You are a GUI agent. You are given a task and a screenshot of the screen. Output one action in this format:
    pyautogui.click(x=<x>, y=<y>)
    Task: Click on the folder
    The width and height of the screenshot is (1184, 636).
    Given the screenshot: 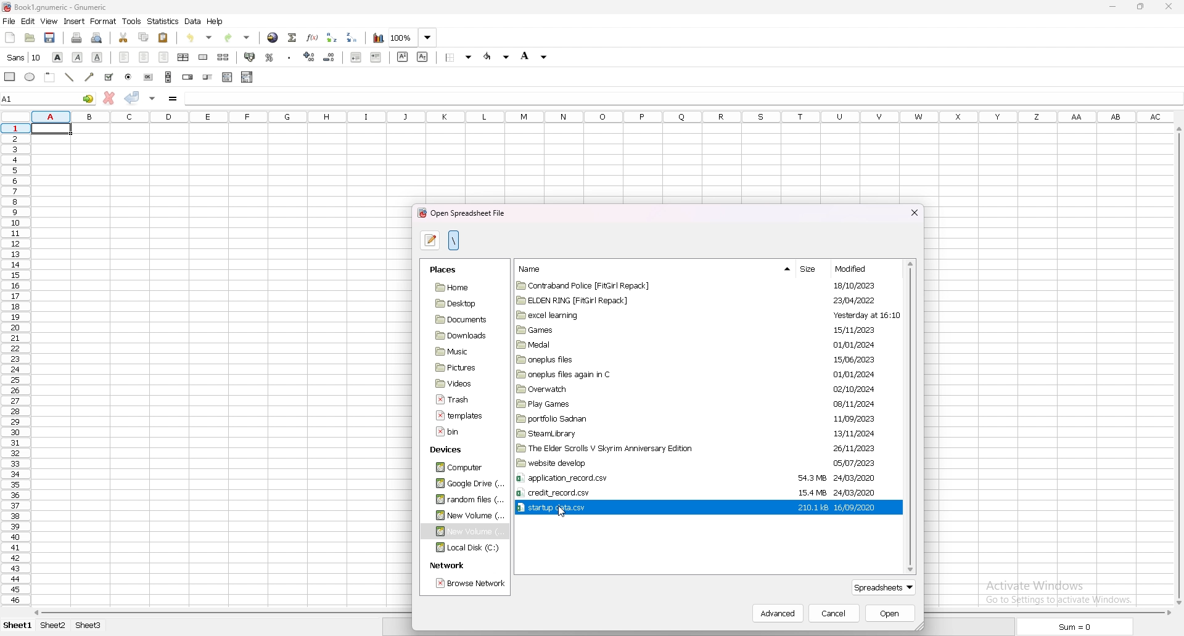 What is the action you would take?
    pyautogui.click(x=649, y=418)
    